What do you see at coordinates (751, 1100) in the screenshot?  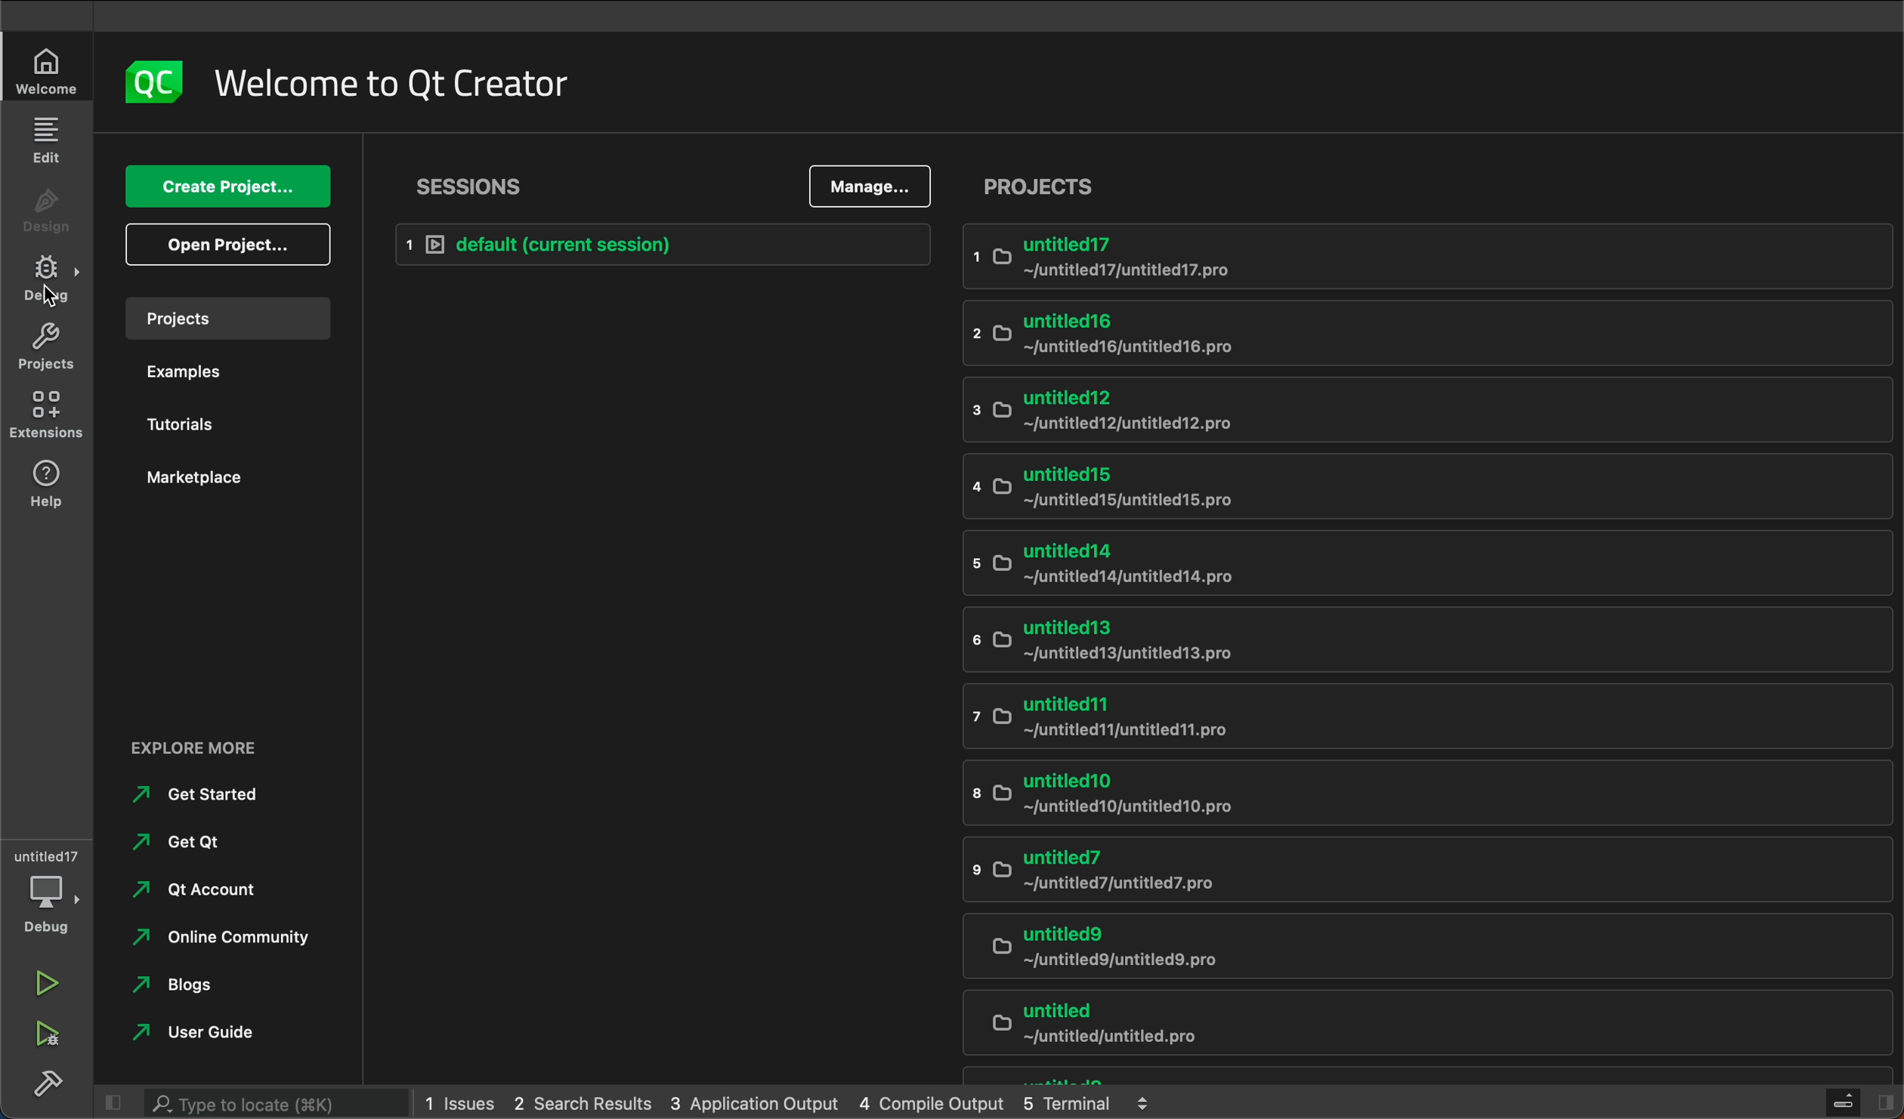 I see `3 Application Output` at bounding box center [751, 1100].